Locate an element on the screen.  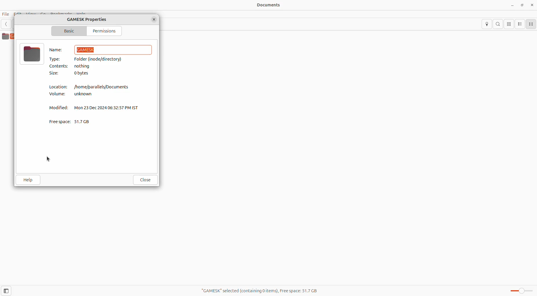
resize is located at coordinates (523, 5).